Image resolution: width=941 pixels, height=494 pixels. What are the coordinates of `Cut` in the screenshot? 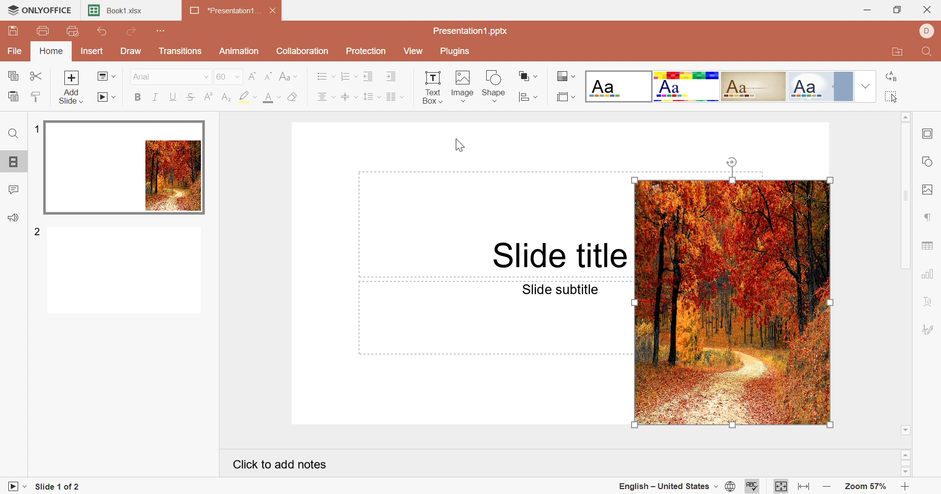 It's located at (36, 76).